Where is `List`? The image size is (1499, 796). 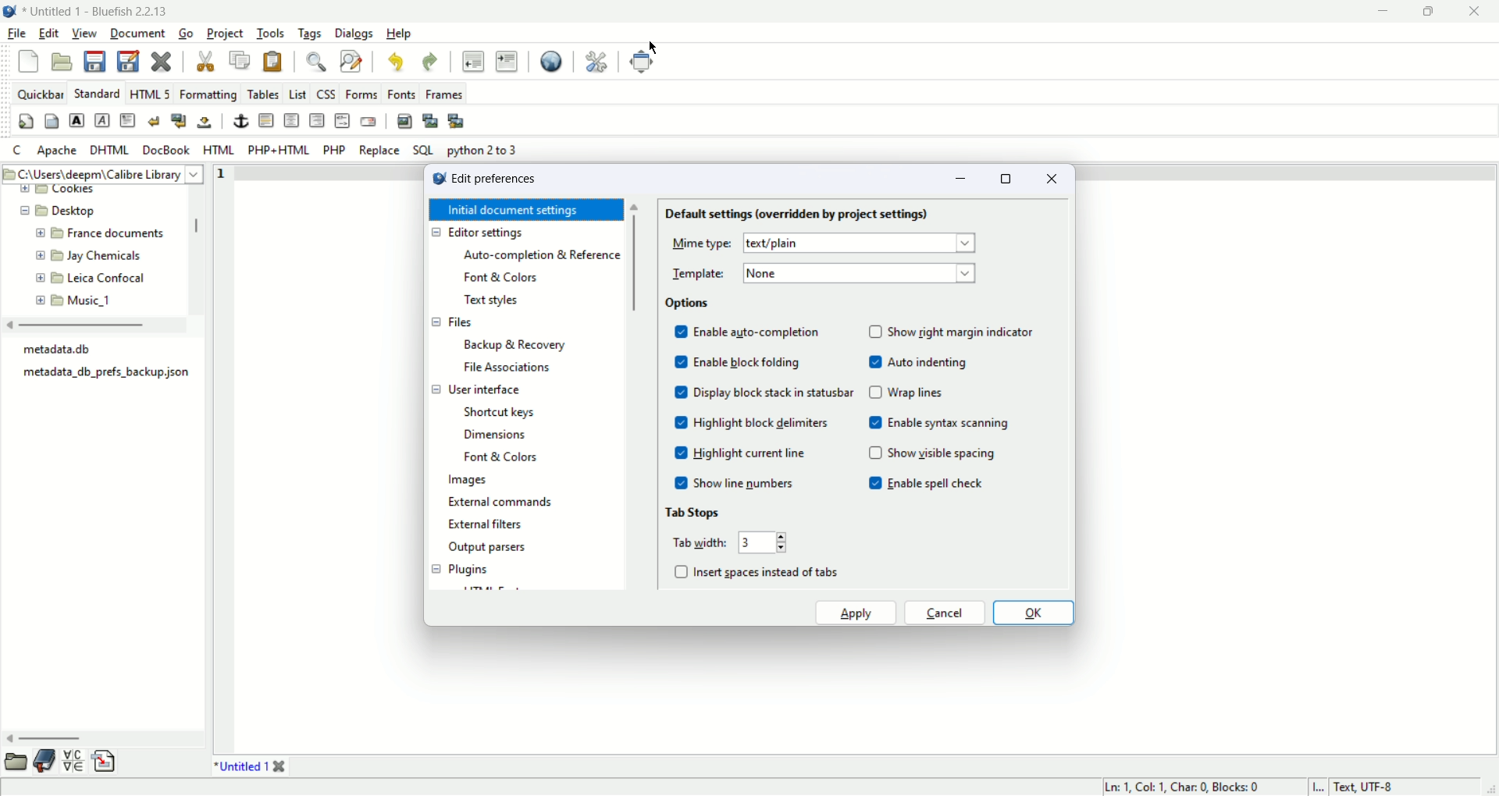
List is located at coordinates (296, 95).